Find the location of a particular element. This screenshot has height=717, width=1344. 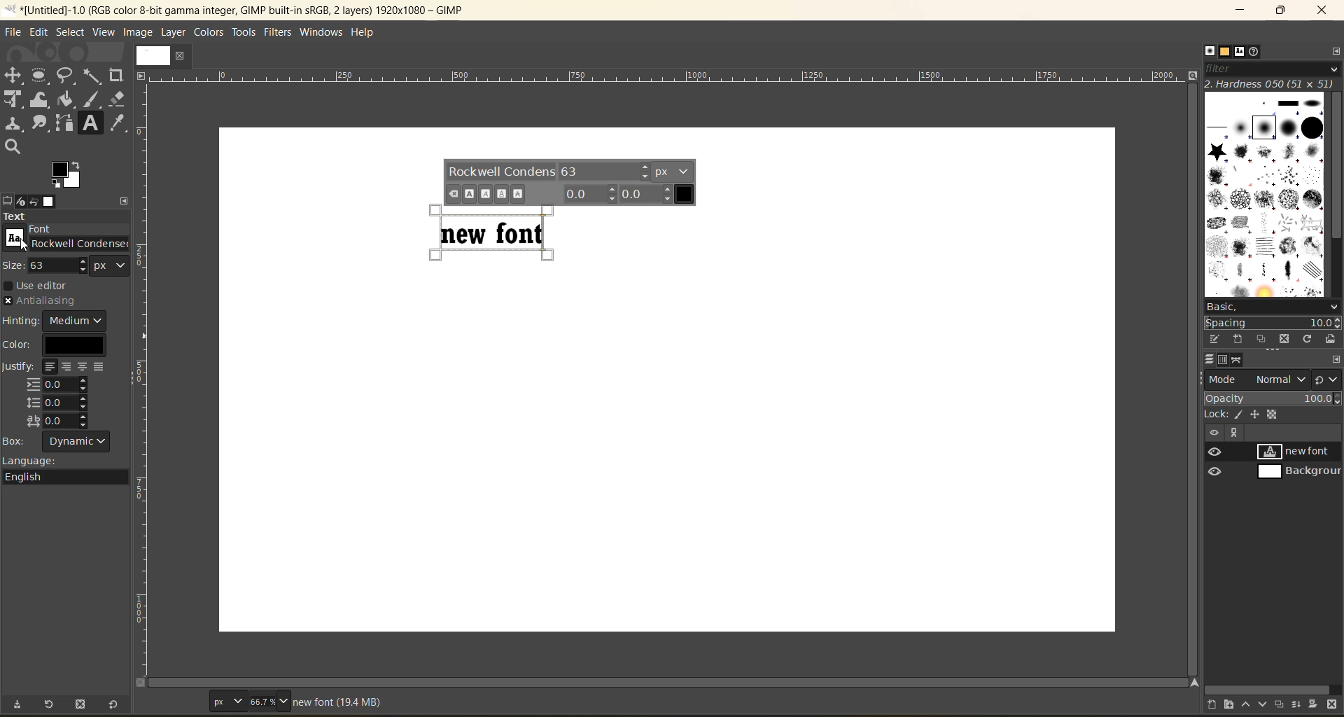

duplicate this brush is located at coordinates (1262, 338).